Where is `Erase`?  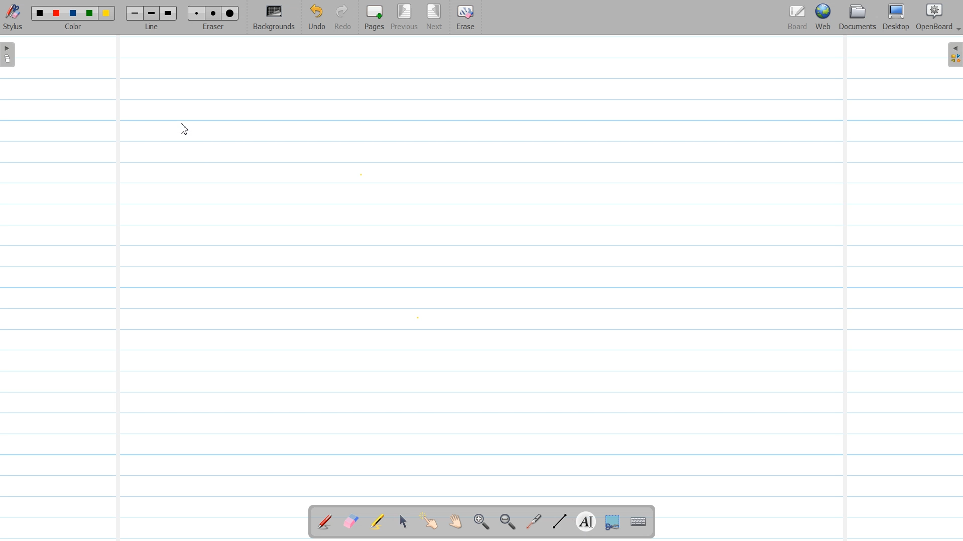 Erase is located at coordinates (464, 18).